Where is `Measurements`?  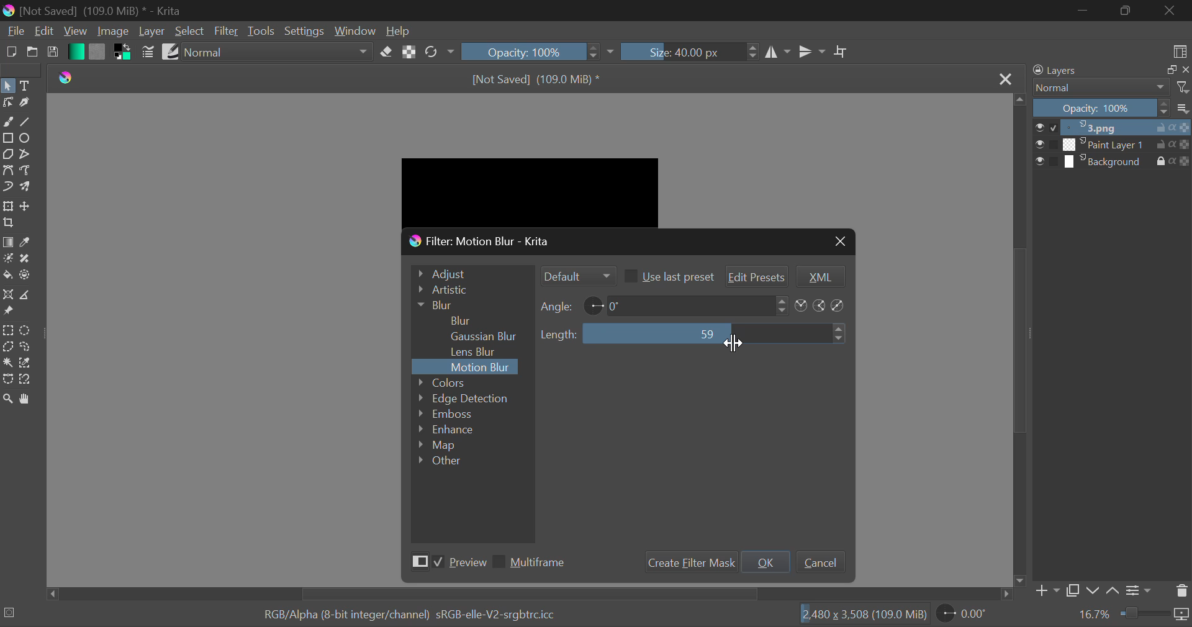 Measurements is located at coordinates (29, 295).